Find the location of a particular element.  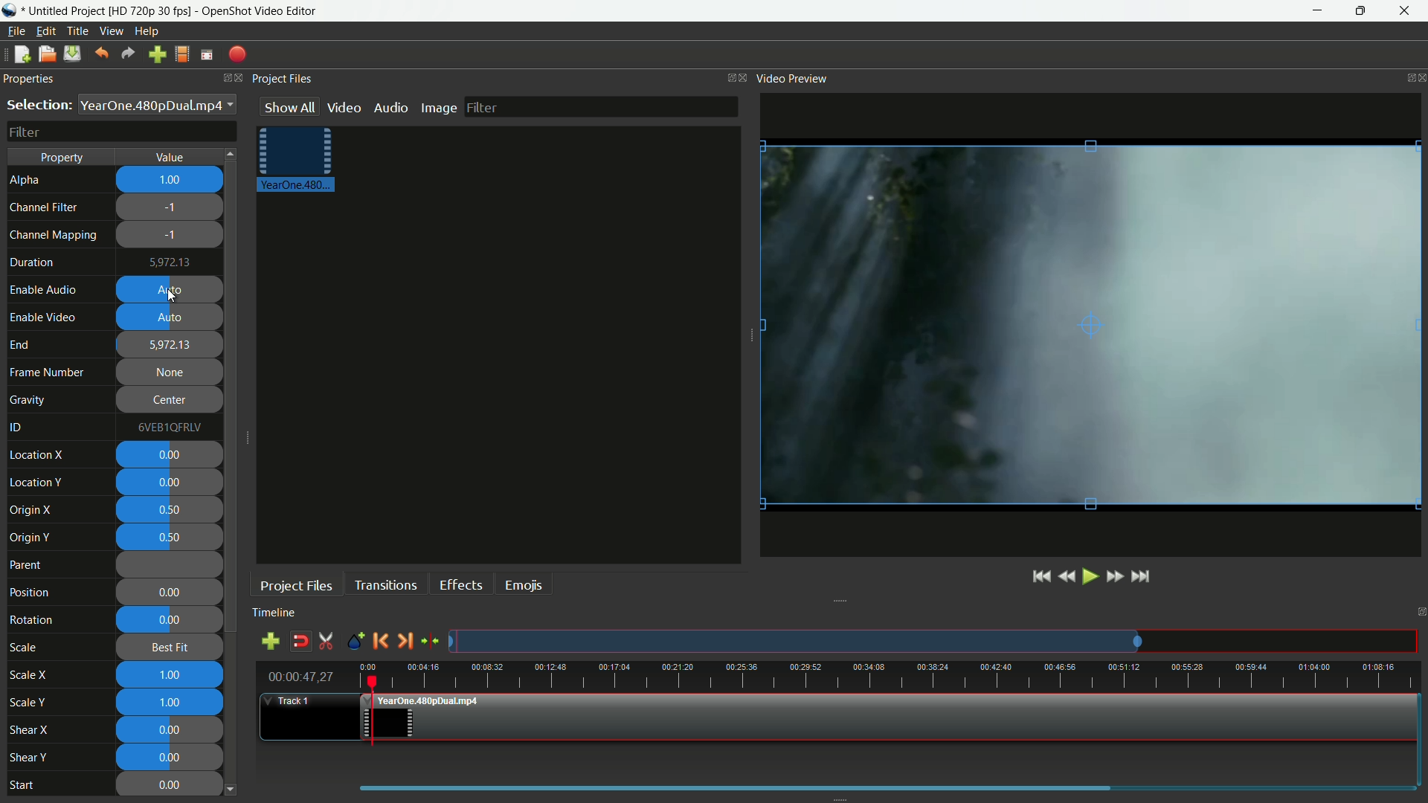

filter bar is located at coordinates (122, 132).